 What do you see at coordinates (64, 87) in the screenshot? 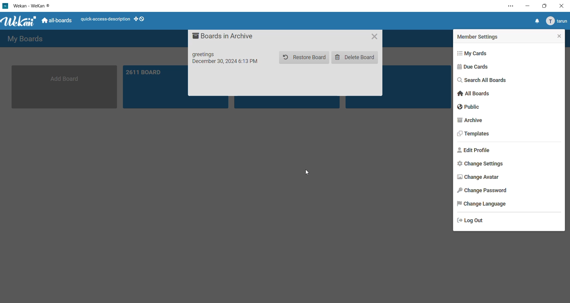
I see `add board` at bounding box center [64, 87].